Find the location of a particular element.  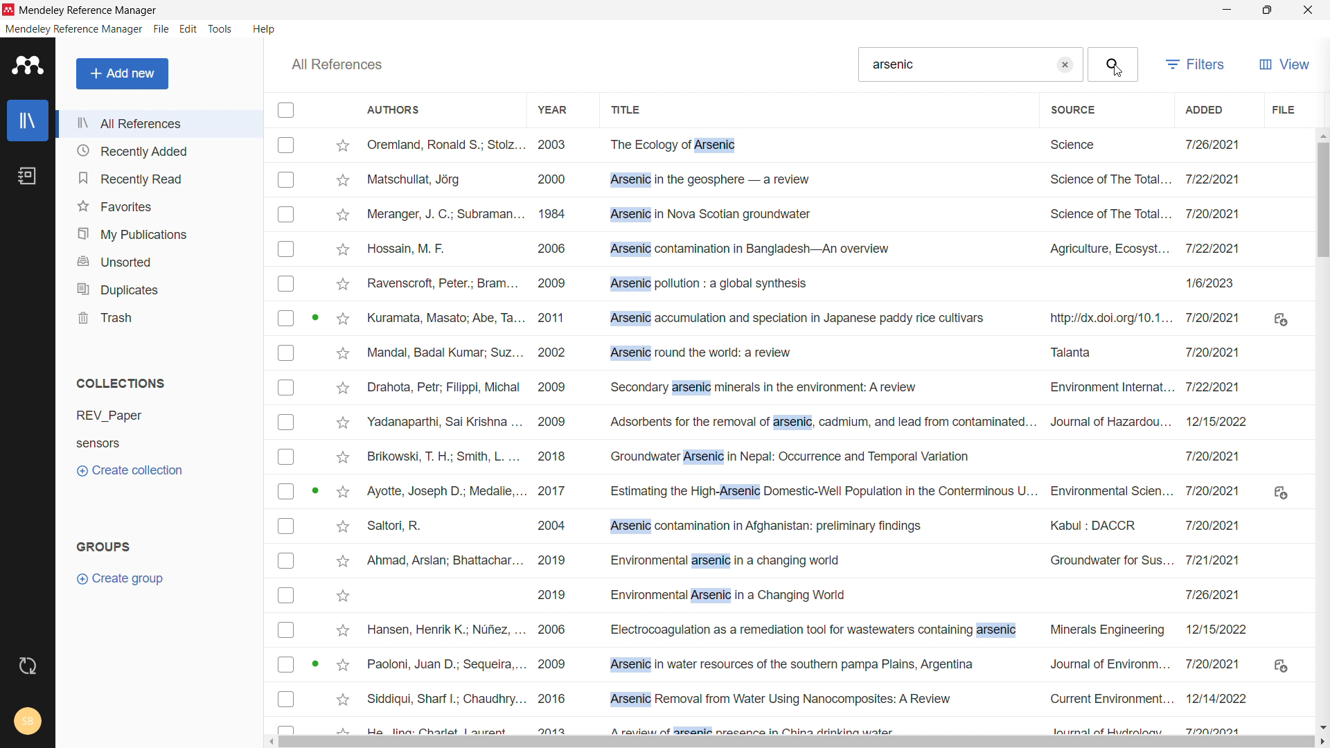

Add to favorites is located at coordinates (341, 283).